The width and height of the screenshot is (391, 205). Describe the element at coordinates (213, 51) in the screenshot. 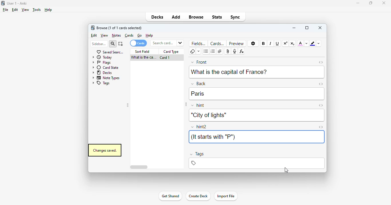

I see `ordered list` at that location.